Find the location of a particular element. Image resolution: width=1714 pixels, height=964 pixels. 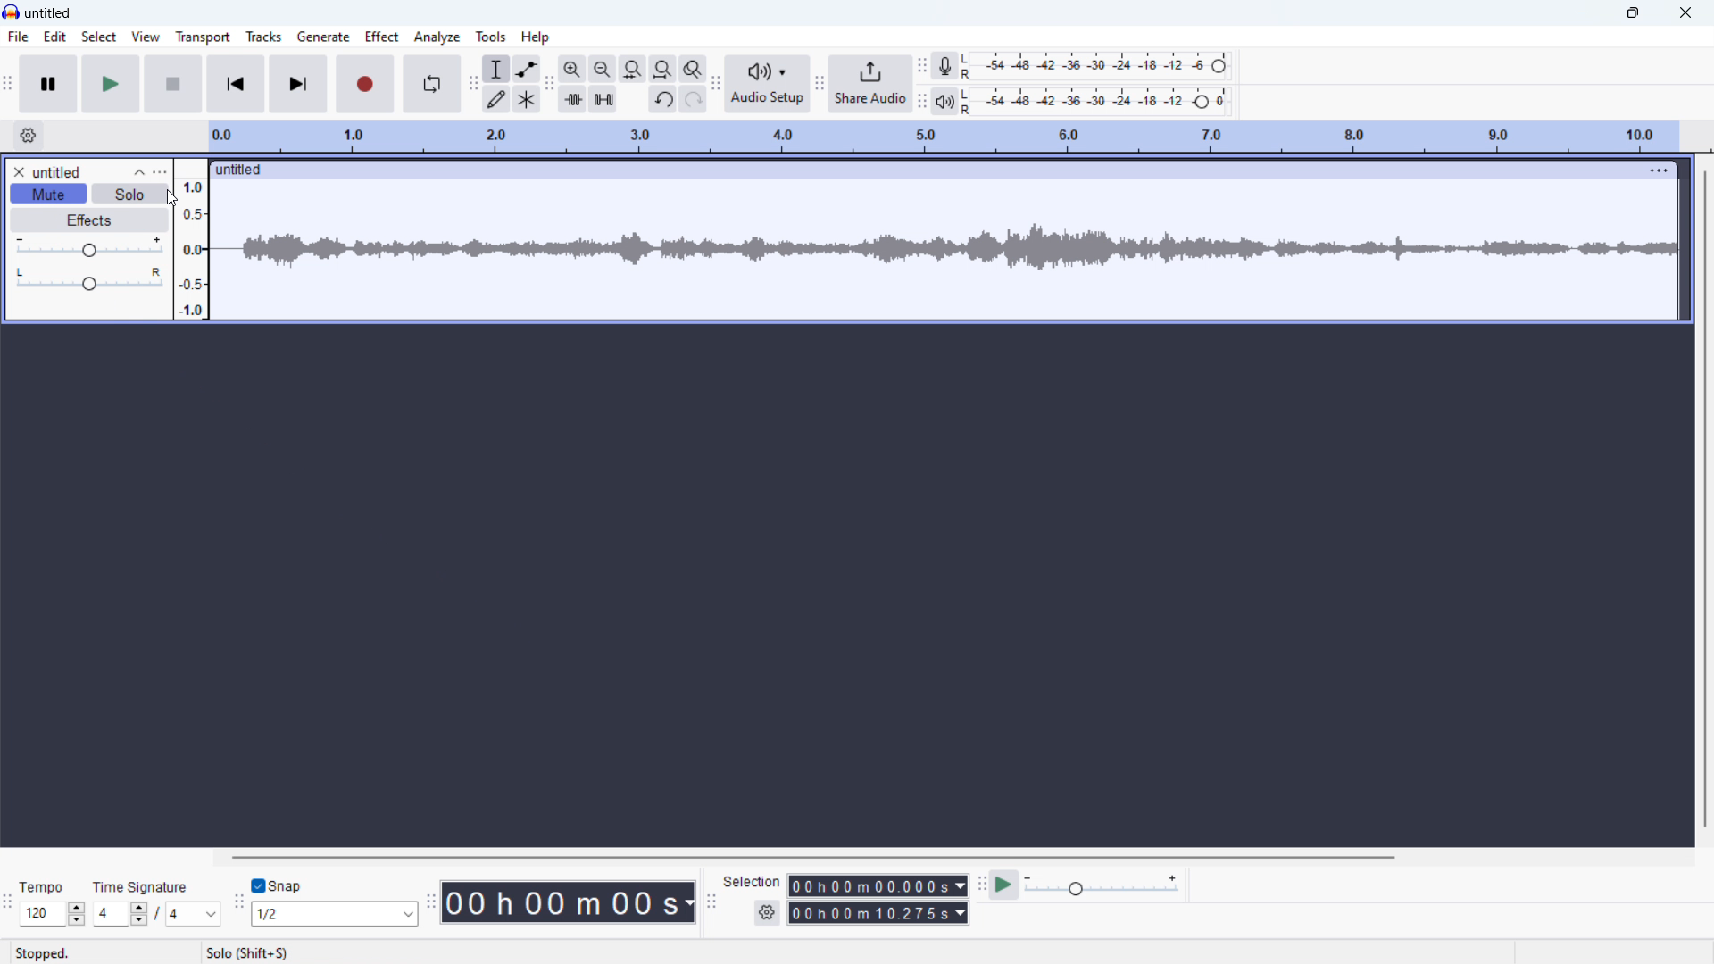

recording meter toolbar is located at coordinates (923, 65).